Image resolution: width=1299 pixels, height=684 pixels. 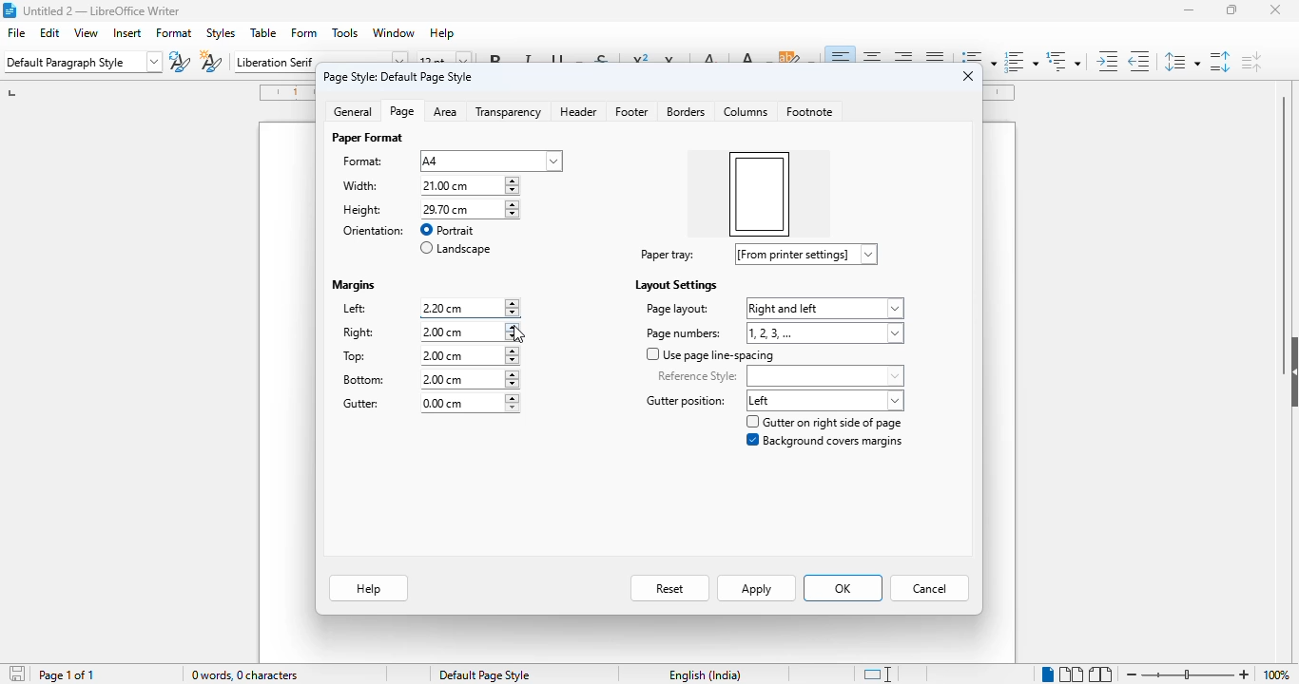 What do you see at coordinates (1221, 62) in the screenshot?
I see `increase paragraph spacing` at bounding box center [1221, 62].